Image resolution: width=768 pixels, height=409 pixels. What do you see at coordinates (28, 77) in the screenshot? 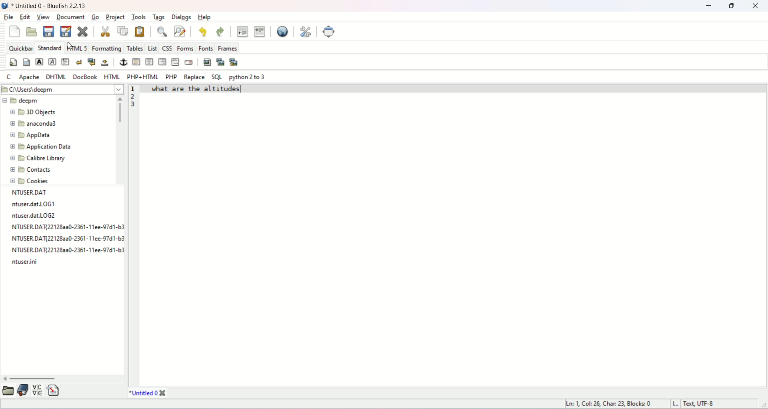
I see `Apache` at bounding box center [28, 77].